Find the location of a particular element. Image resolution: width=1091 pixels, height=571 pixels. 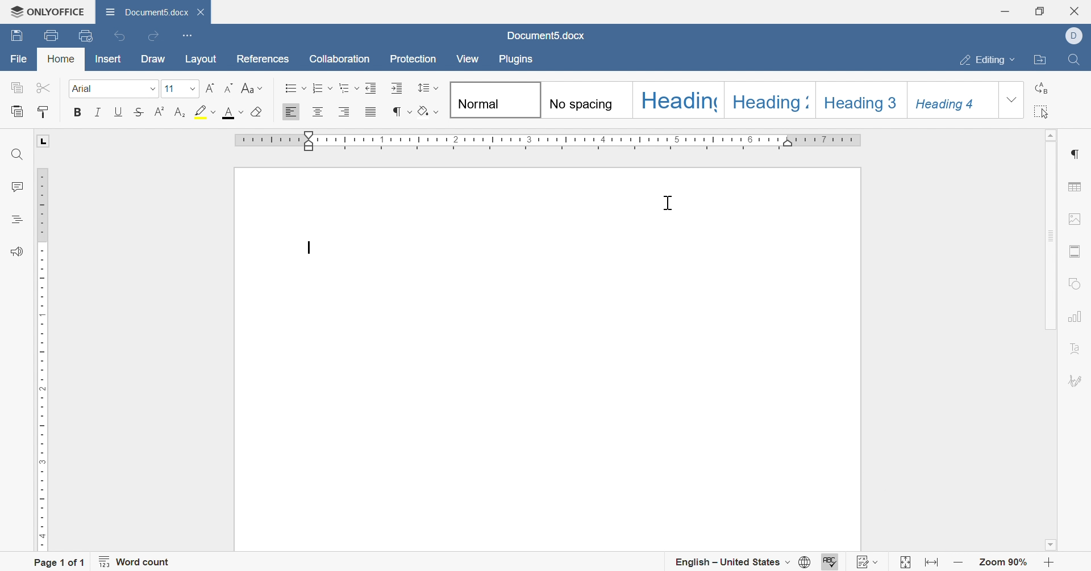

zoom out is located at coordinates (961, 564).